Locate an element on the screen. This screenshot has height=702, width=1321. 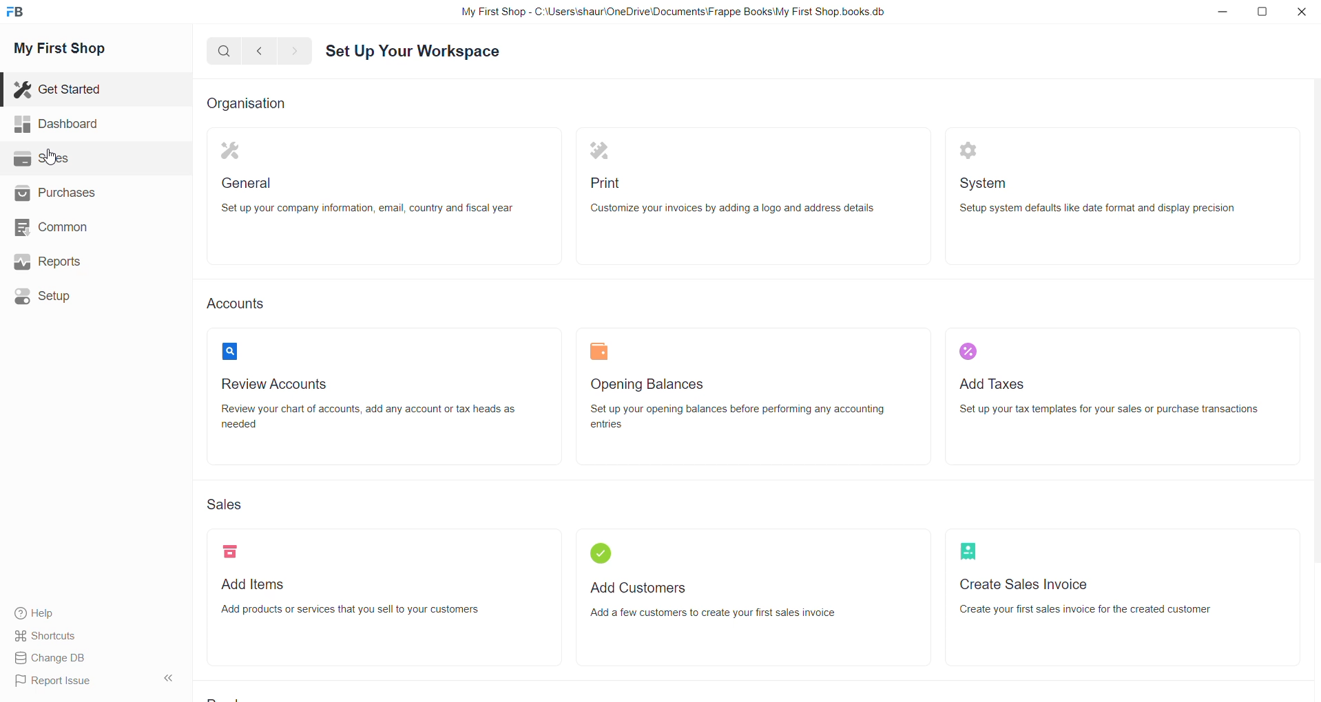
Organisation is located at coordinates (257, 105).